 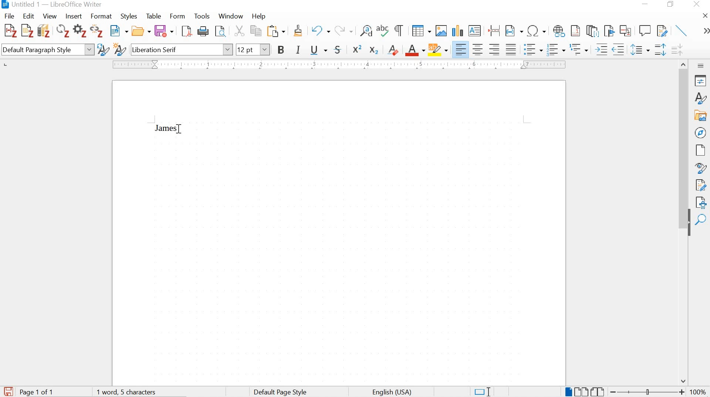 What do you see at coordinates (494, 30) in the screenshot?
I see `insert page break` at bounding box center [494, 30].